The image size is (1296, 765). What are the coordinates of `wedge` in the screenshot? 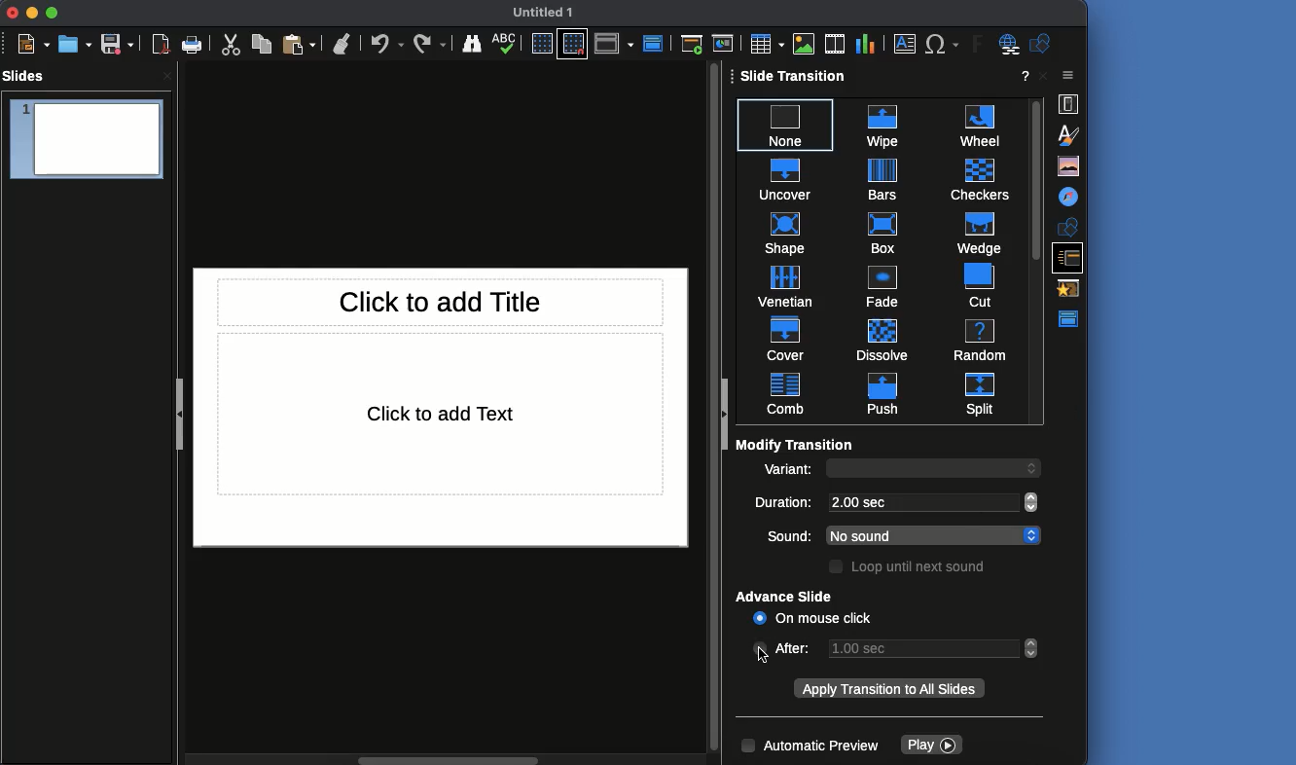 It's located at (975, 232).